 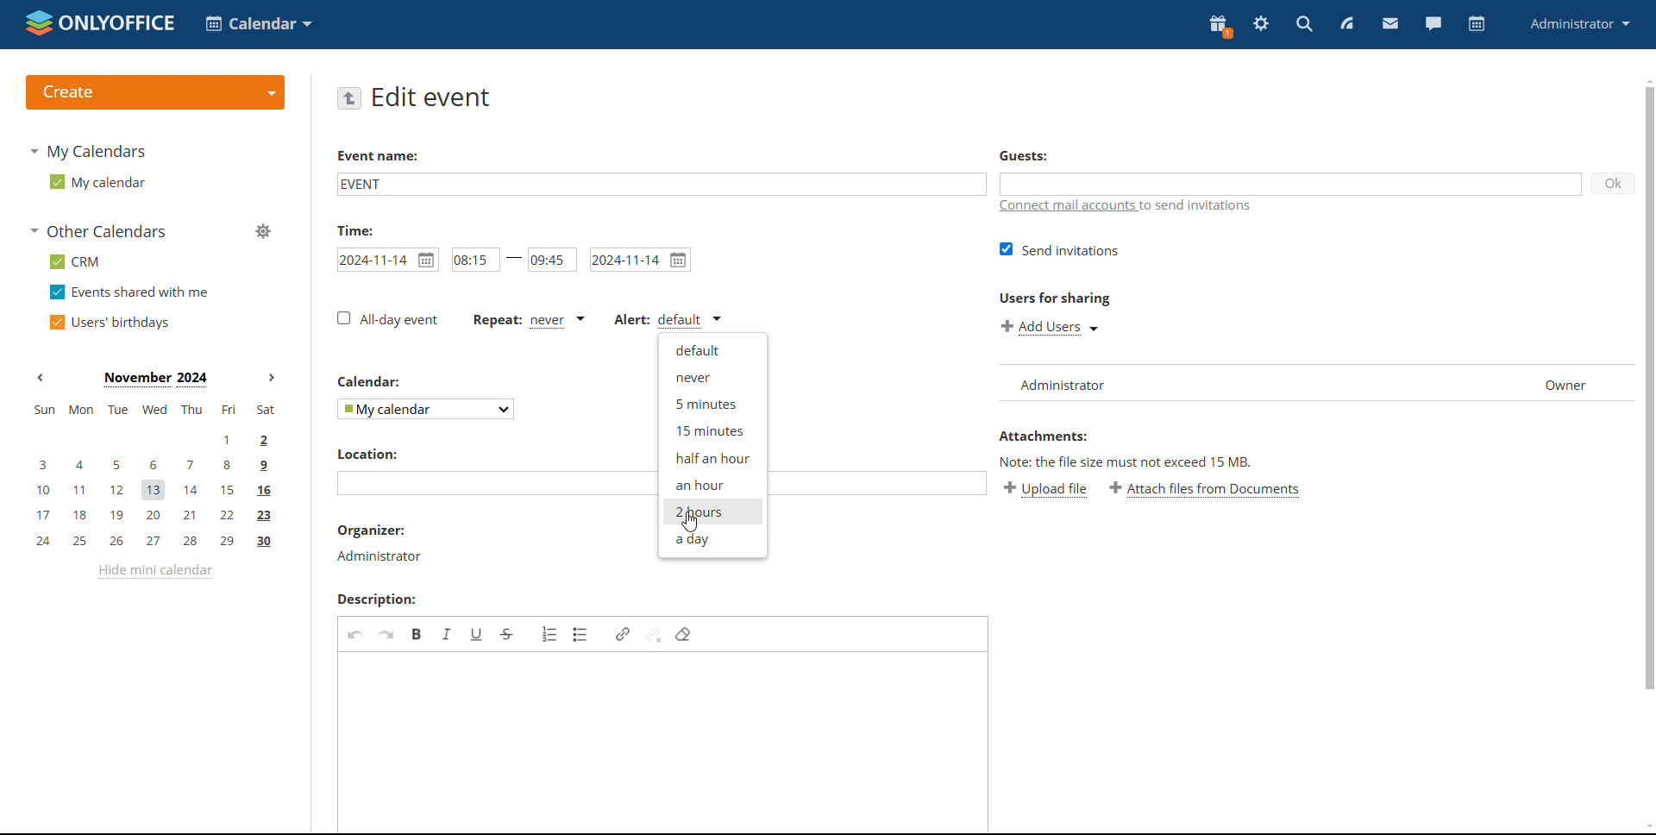 What do you see at coordinates (1646, 827) in the screenshot?
I see `scroll down` at bounding box center [1646, 827].